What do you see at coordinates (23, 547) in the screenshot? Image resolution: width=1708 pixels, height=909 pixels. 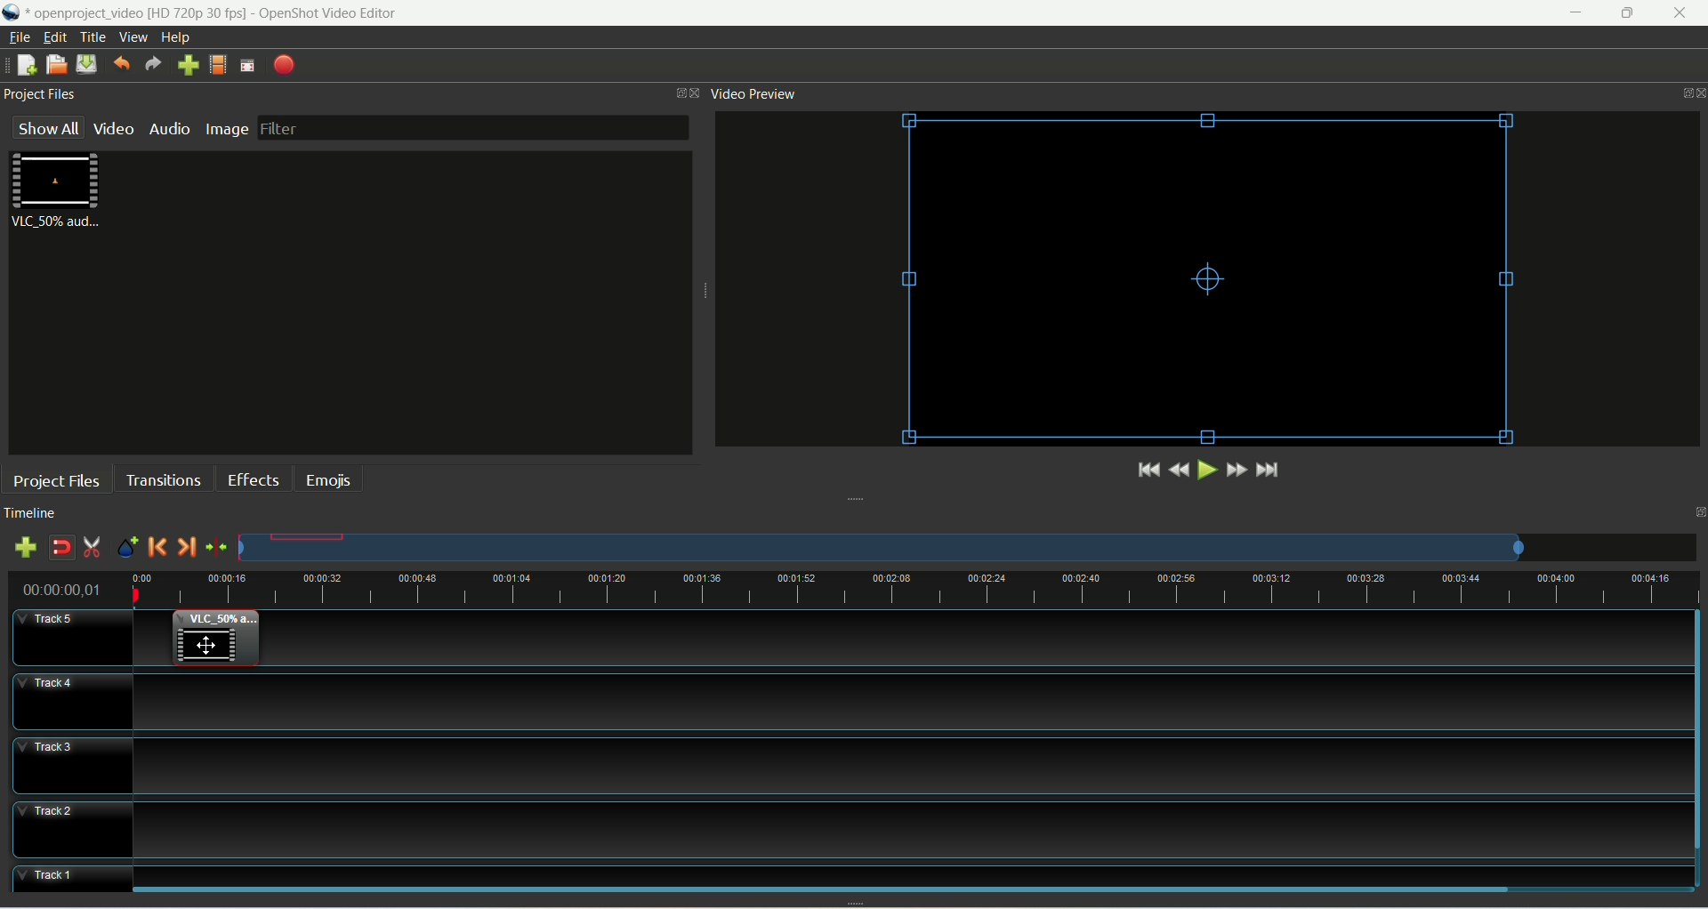 I see `add track` at bounding box center [23, 547].